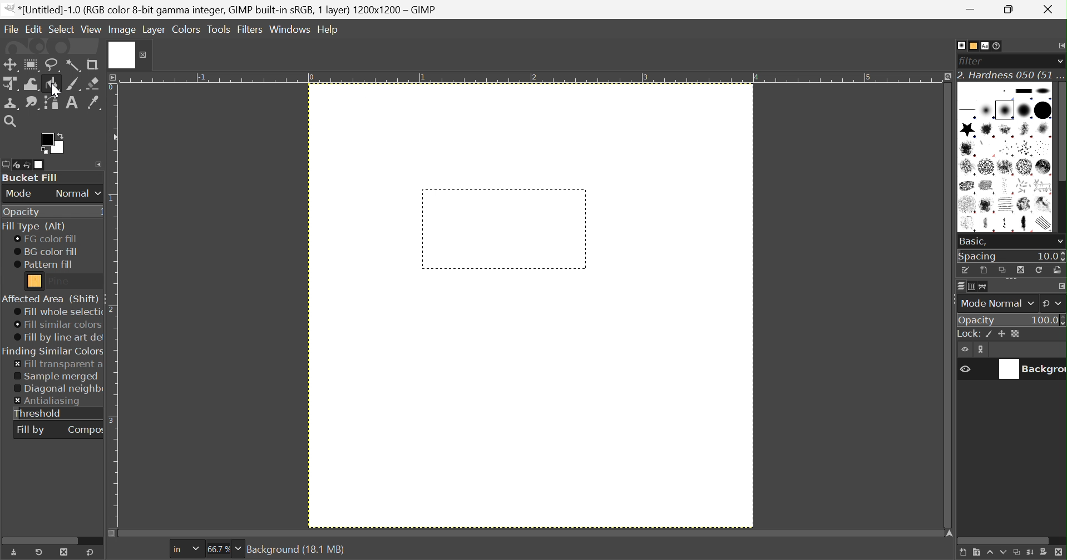  What do you see at coordinates (986, 111) in the screenshot?
I see `Hardness 025` at bounding box center [986, 111].